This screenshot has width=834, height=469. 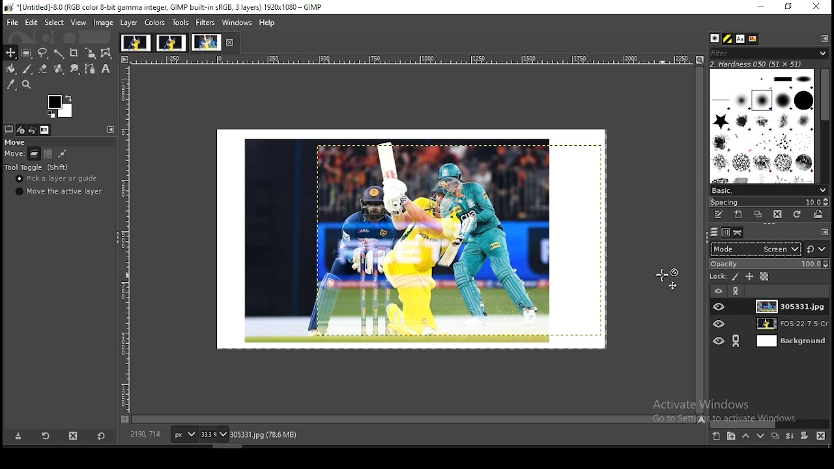 What do you see at coordinates (165, 7) in the screenshot?
I see `icon and filename` at bounding box center [165, 7].